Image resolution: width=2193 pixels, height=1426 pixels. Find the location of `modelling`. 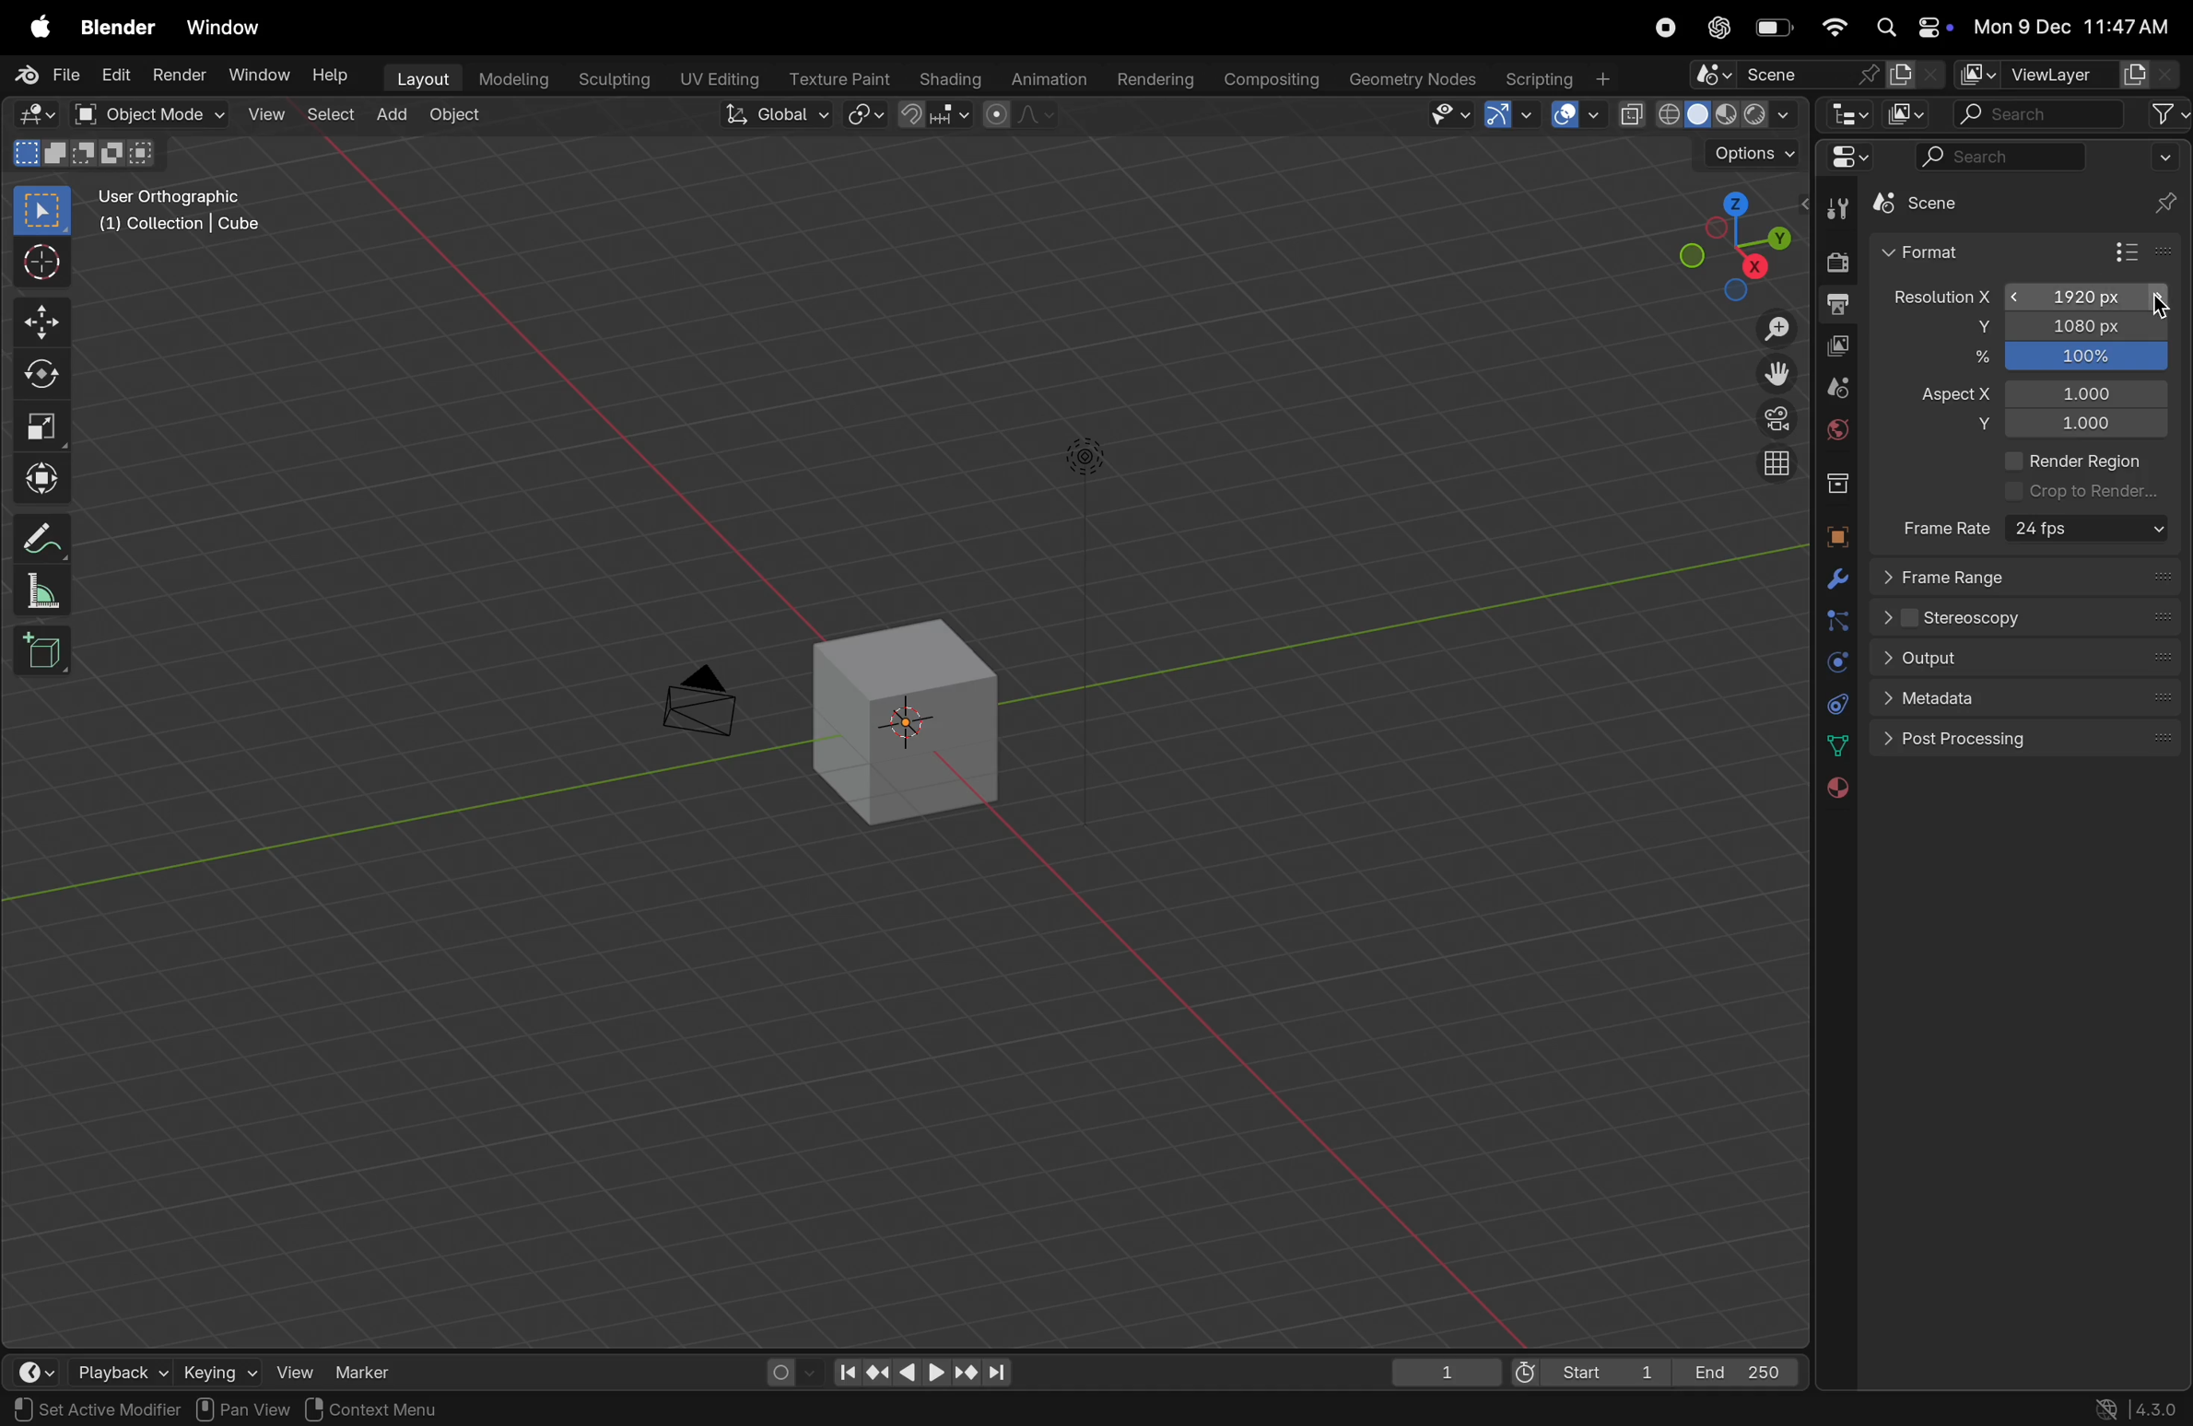

modelling is located at coordinates (510, 76).